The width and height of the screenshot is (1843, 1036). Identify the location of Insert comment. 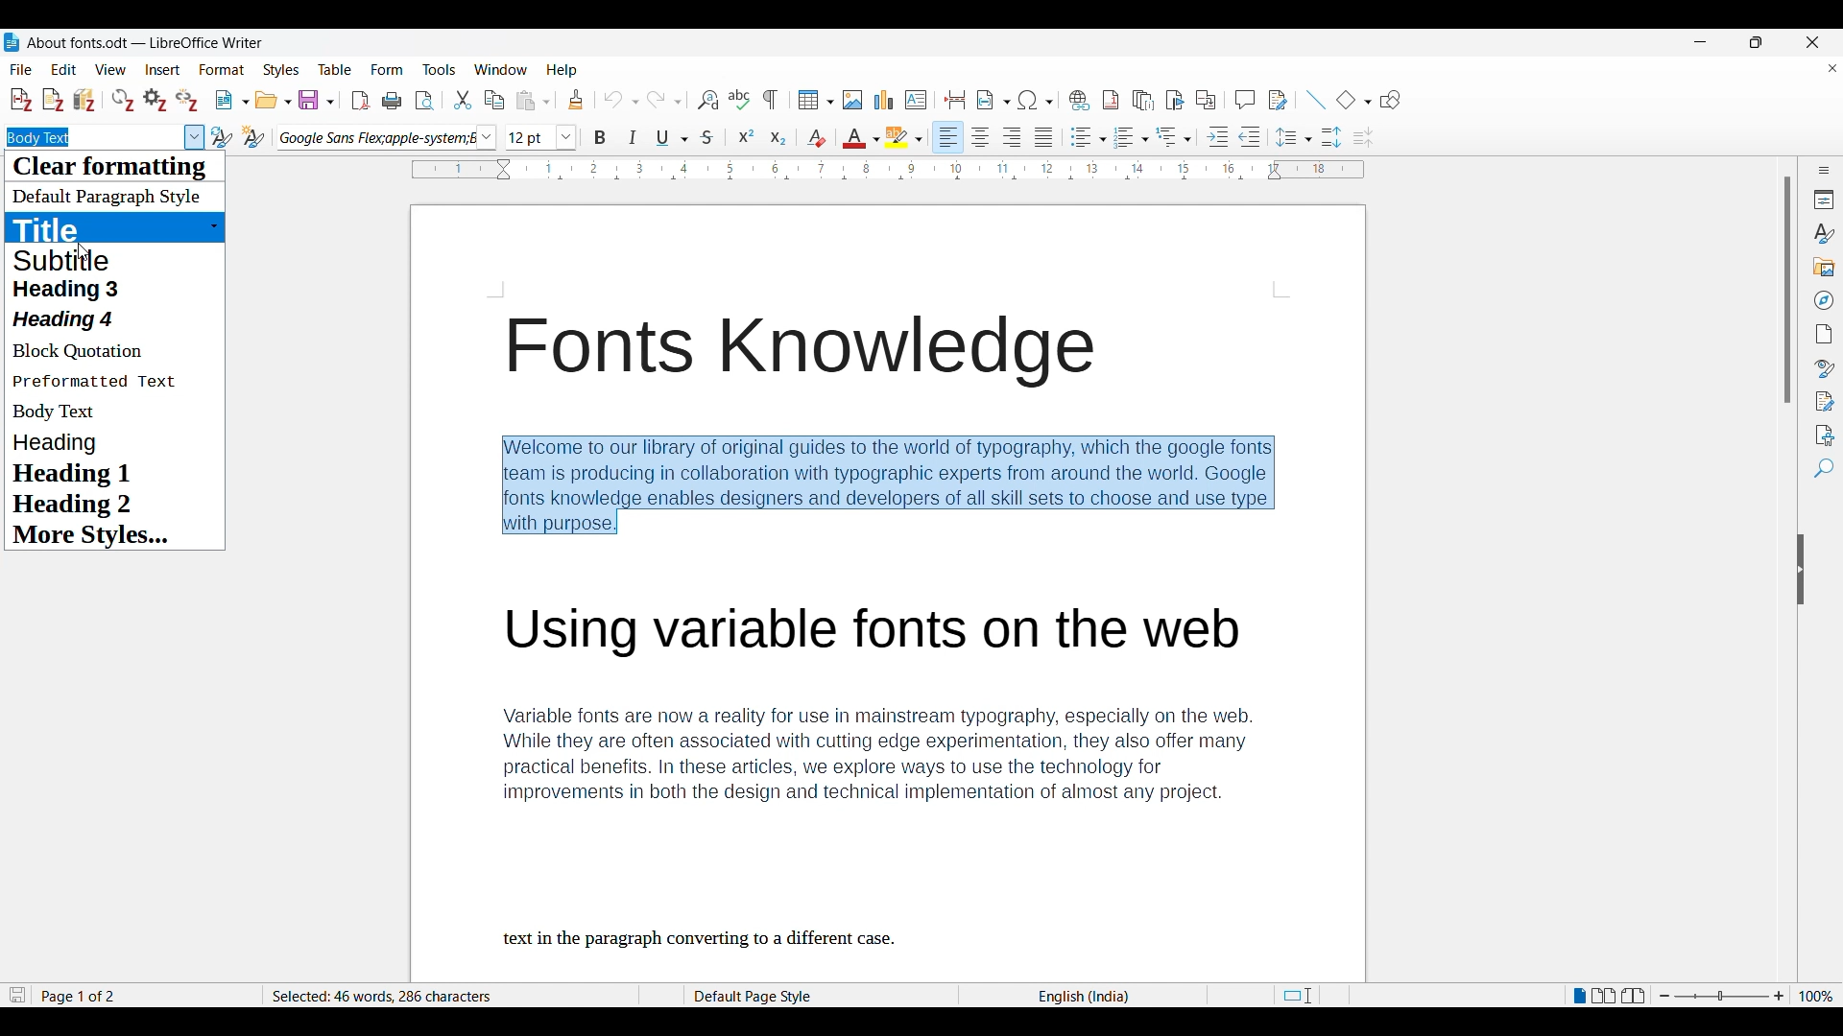
(1246, 100).